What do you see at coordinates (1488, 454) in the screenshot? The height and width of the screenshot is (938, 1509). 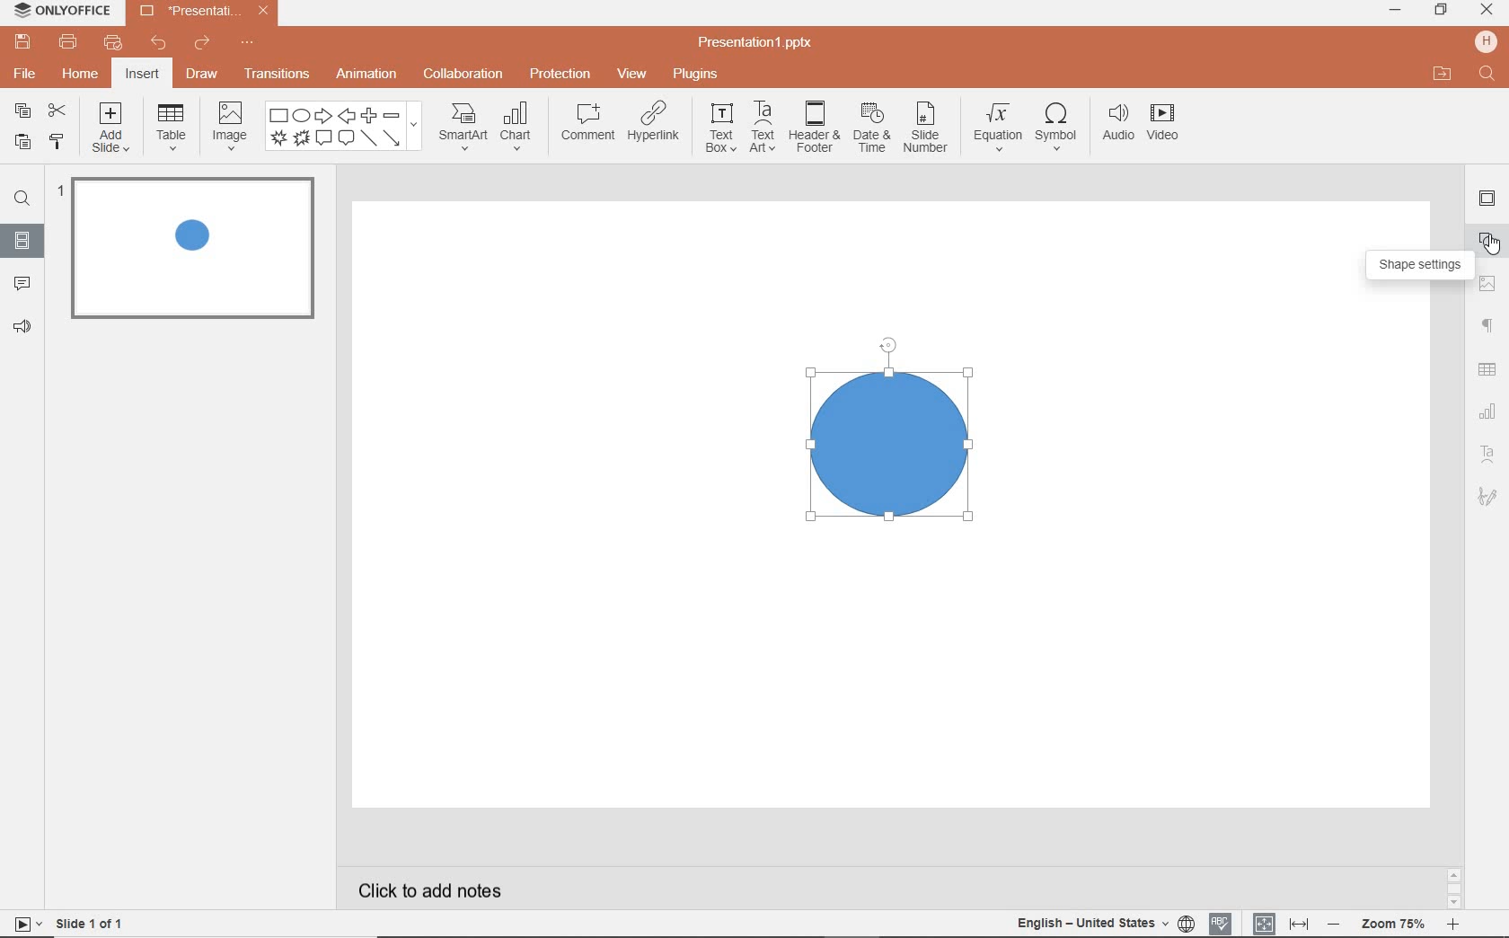 I see `text art` at bounding box center [1488, 454].